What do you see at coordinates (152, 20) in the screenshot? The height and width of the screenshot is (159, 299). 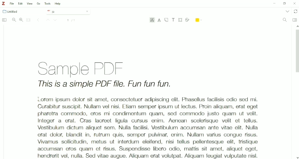 I see `Highlight Text` at bounding box center [152, 20].